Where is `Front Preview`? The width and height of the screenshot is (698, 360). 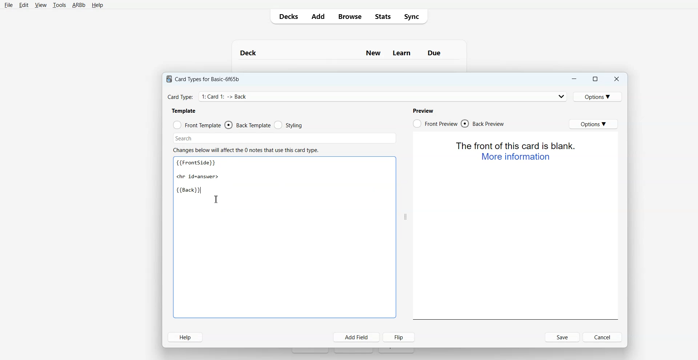
Front Preview is located at coordinates (435, 123).